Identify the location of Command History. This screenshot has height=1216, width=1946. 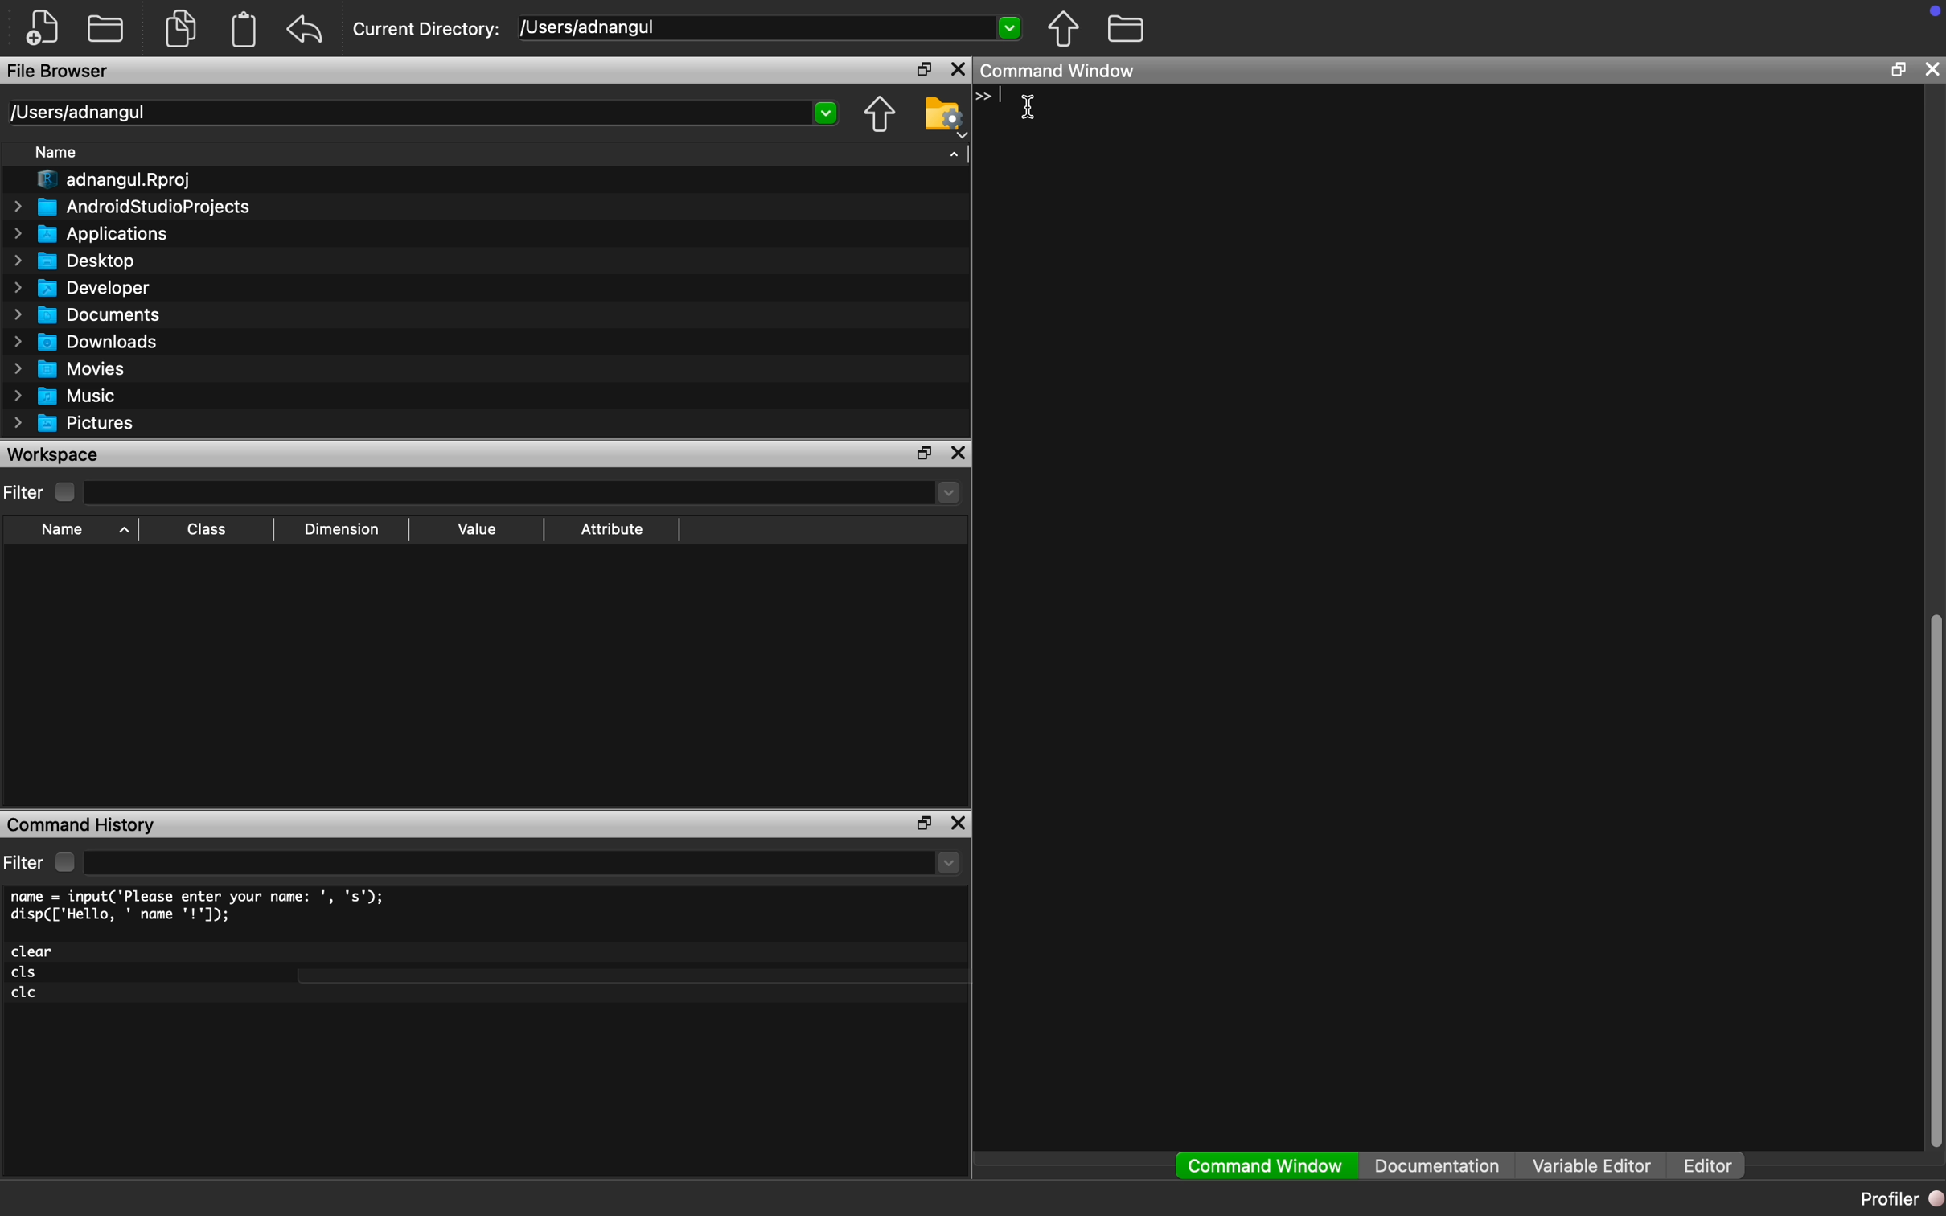
(81, 827).